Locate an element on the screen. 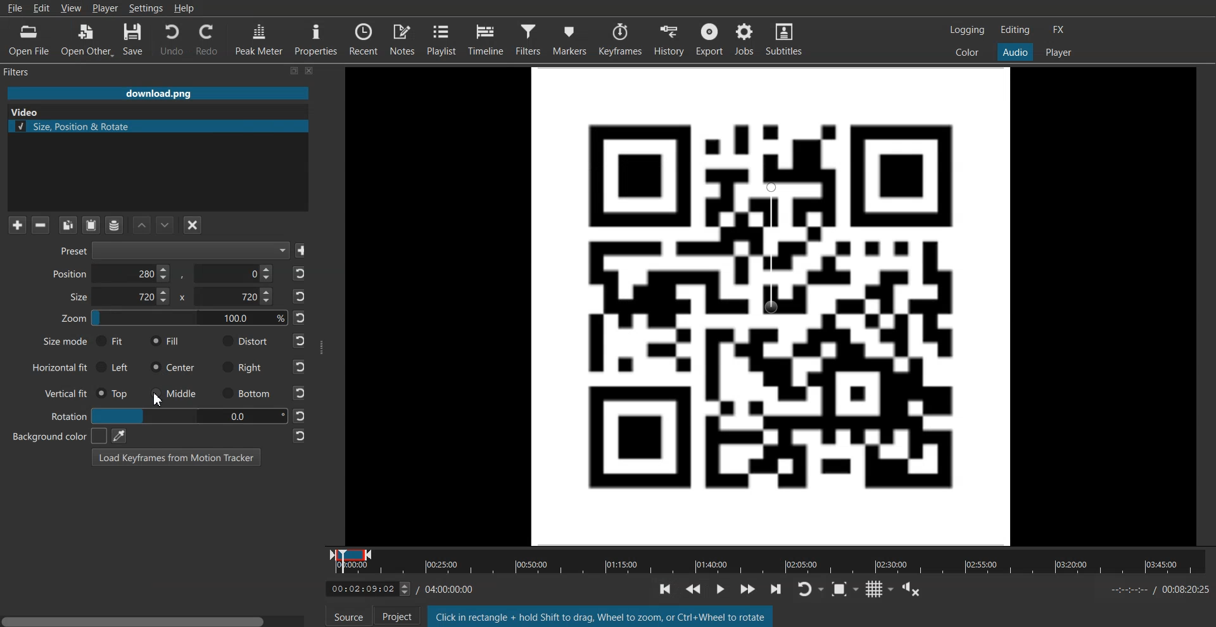 The height and width of the screenshot is (627, 1216). Horizontal Fit is located at coordinates (60, 368).